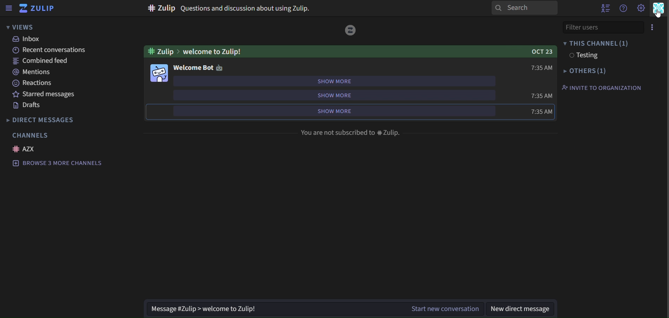  Describe the element at coordinates (532, 112) in the screenshot. I see `7:35AM` at that location.